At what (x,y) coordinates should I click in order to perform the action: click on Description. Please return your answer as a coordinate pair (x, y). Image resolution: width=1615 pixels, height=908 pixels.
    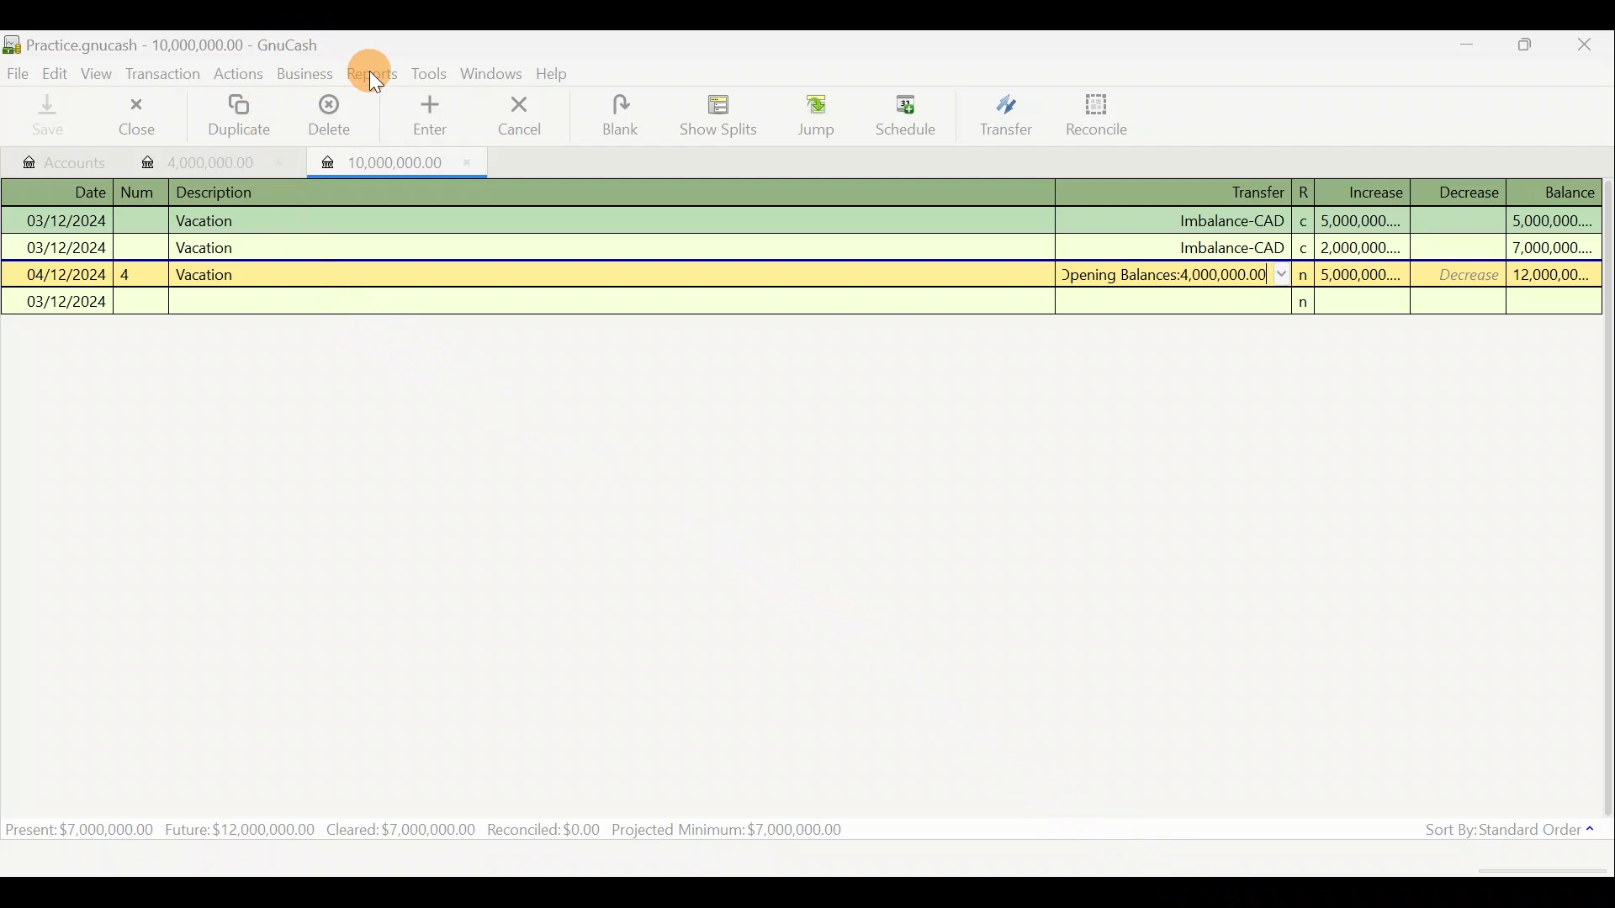
    Looking at the image, I should click on (215, 193).